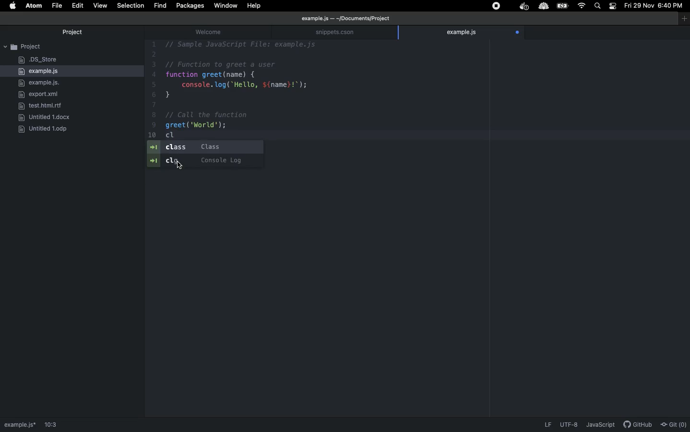 The height and width of the screenshot is (432, 690). Describe the element at coordinates (683, 19) in the screenshot. I see `window` at that location.